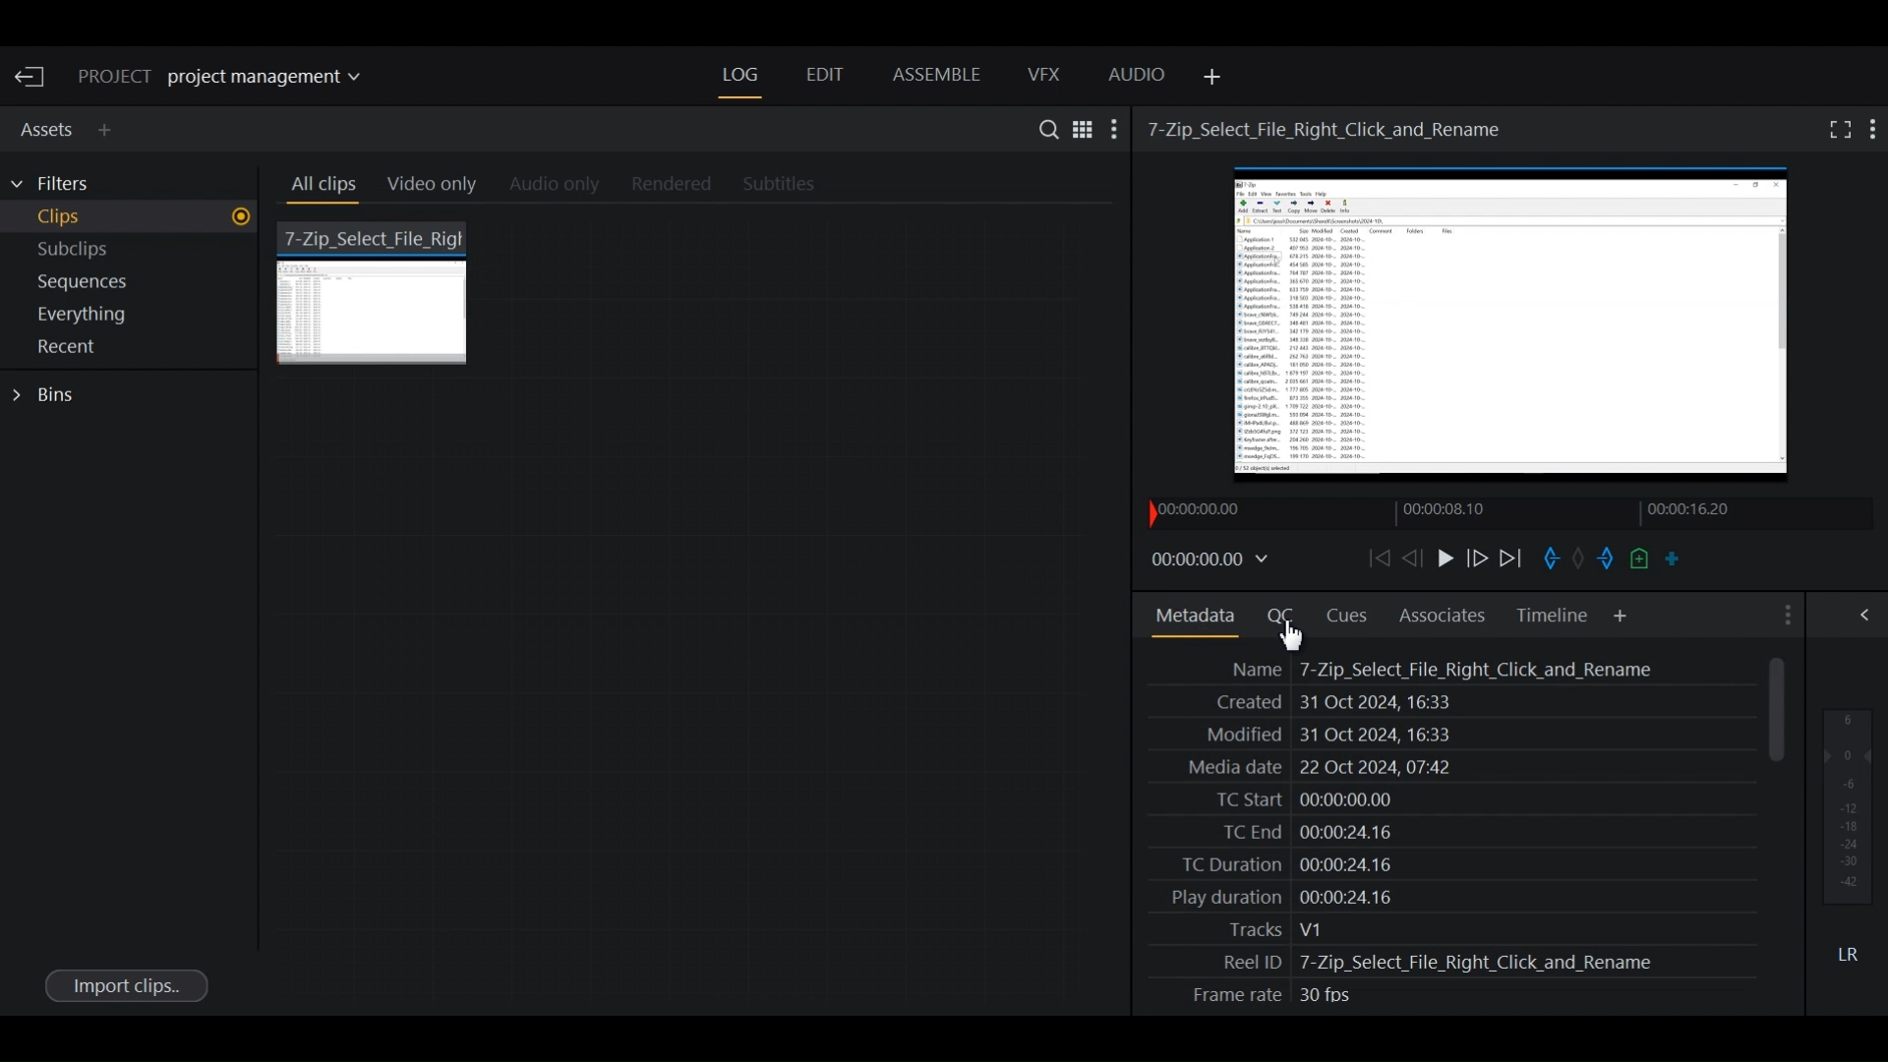 The height and width of the screenshot is (1062, 1888). What do you see at coordinates (321, 188) in the screenshot?
I see `All clips` at bounding box center [321, 188].